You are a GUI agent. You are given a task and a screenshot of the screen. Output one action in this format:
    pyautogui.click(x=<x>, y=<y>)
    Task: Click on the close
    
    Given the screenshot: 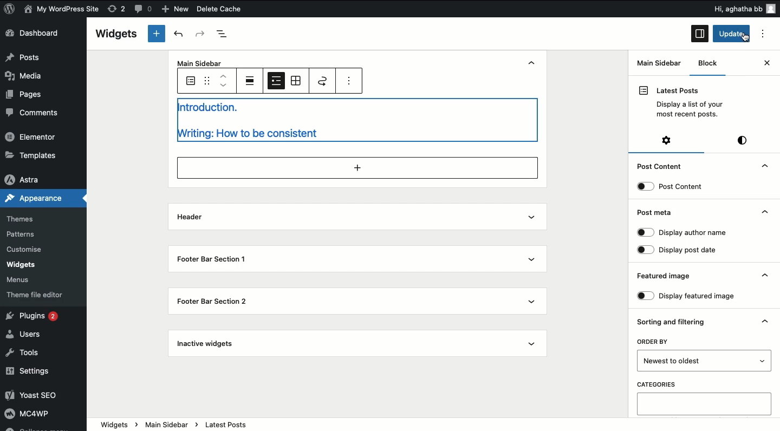 What is the action you would take?
    pyautogui.click(x=769, y=62)
    